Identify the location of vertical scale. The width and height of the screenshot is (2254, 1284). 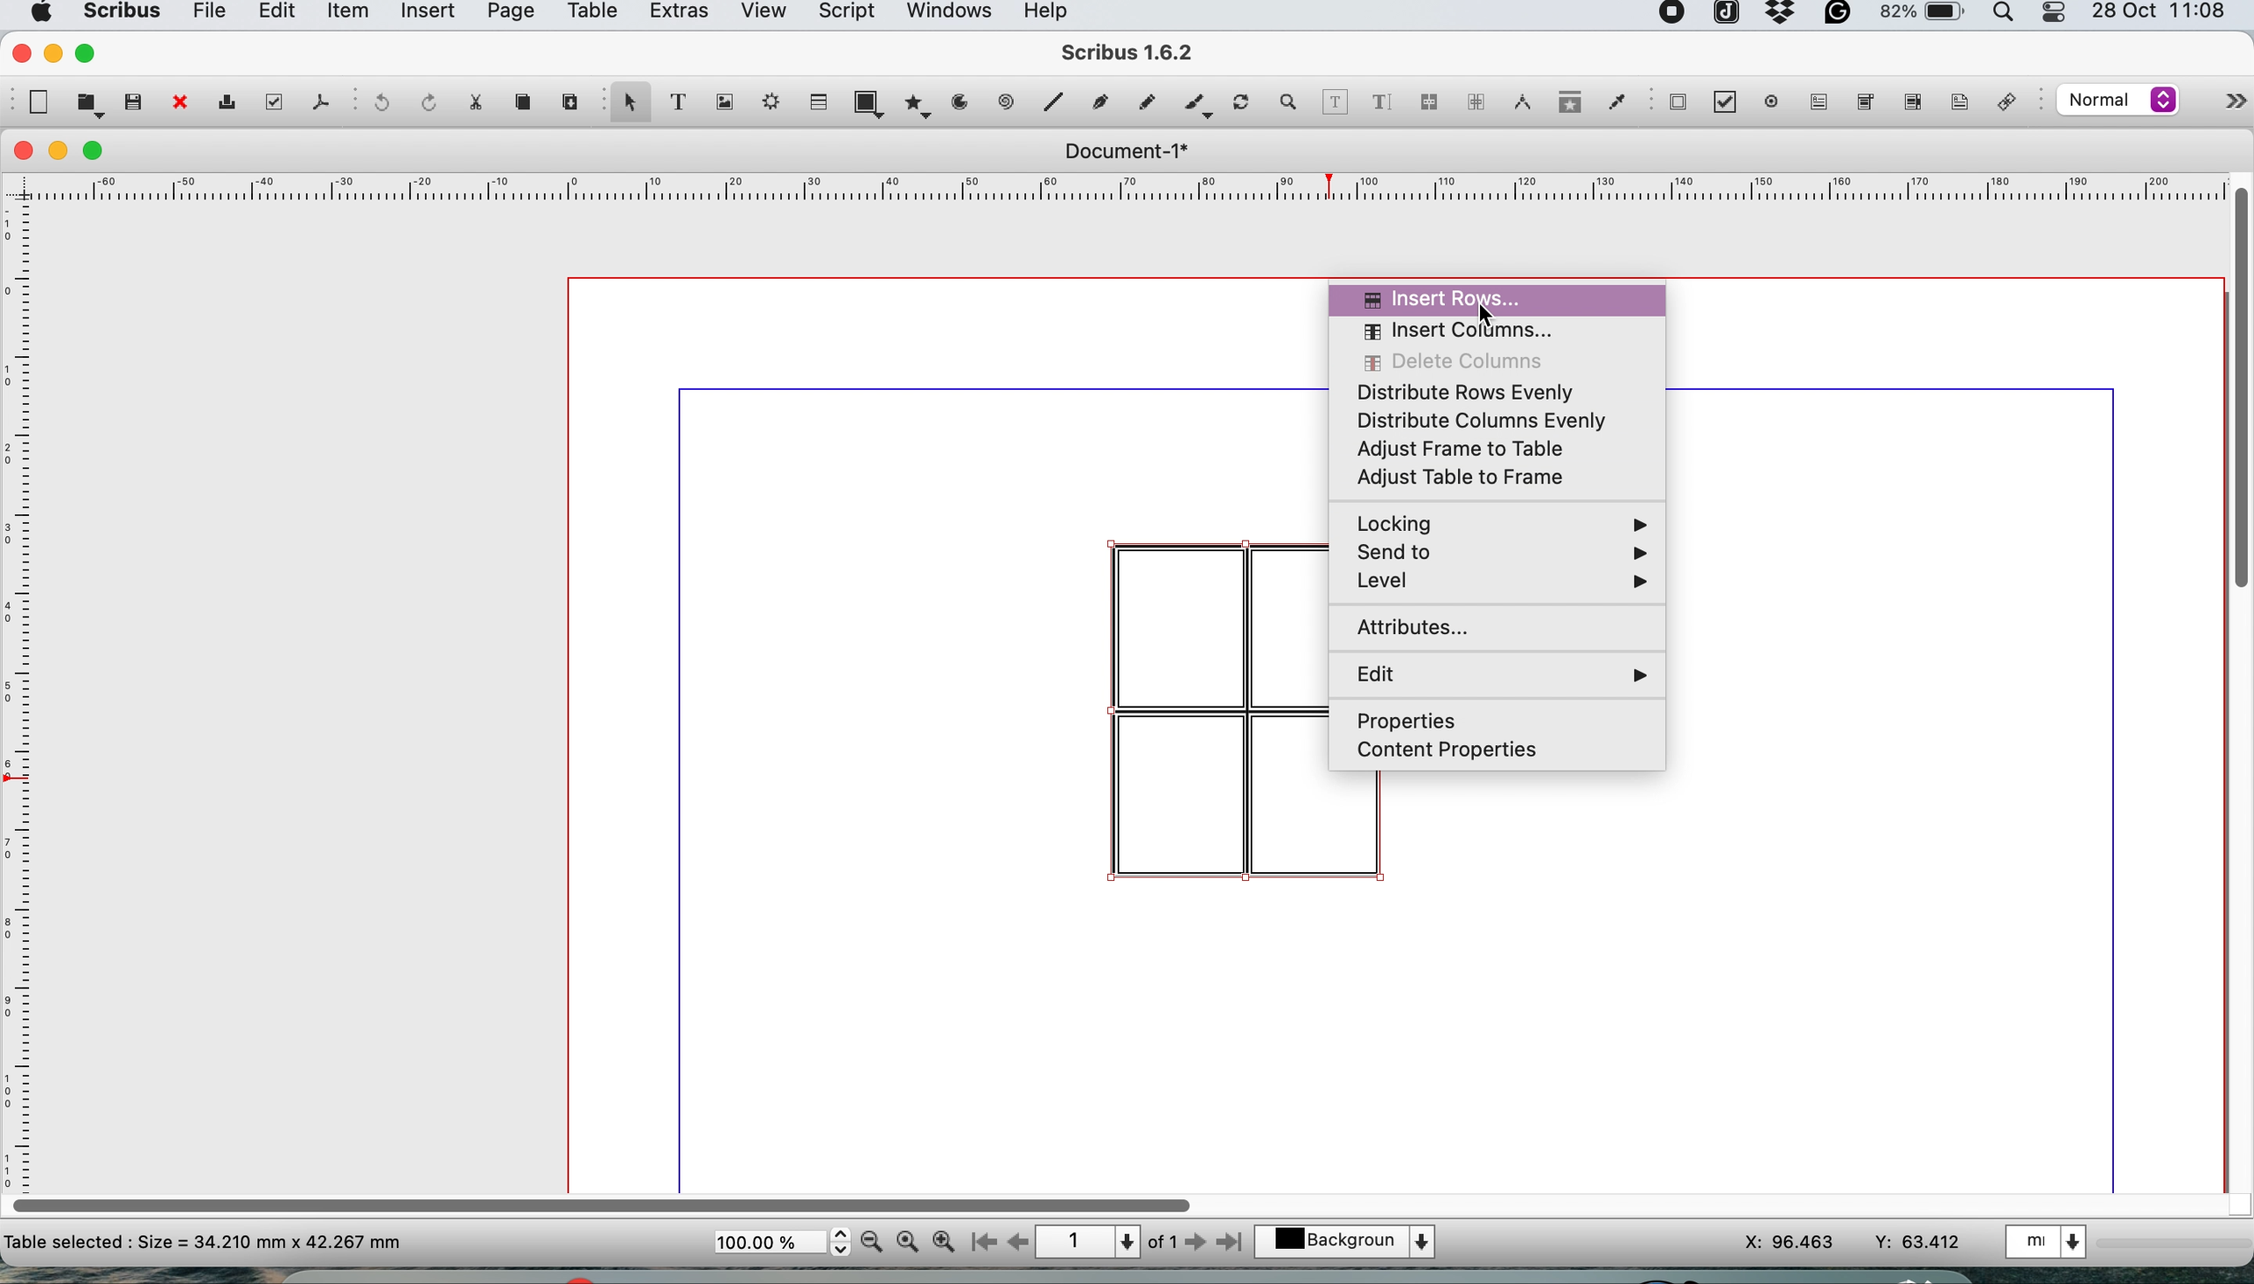
(22, 677).